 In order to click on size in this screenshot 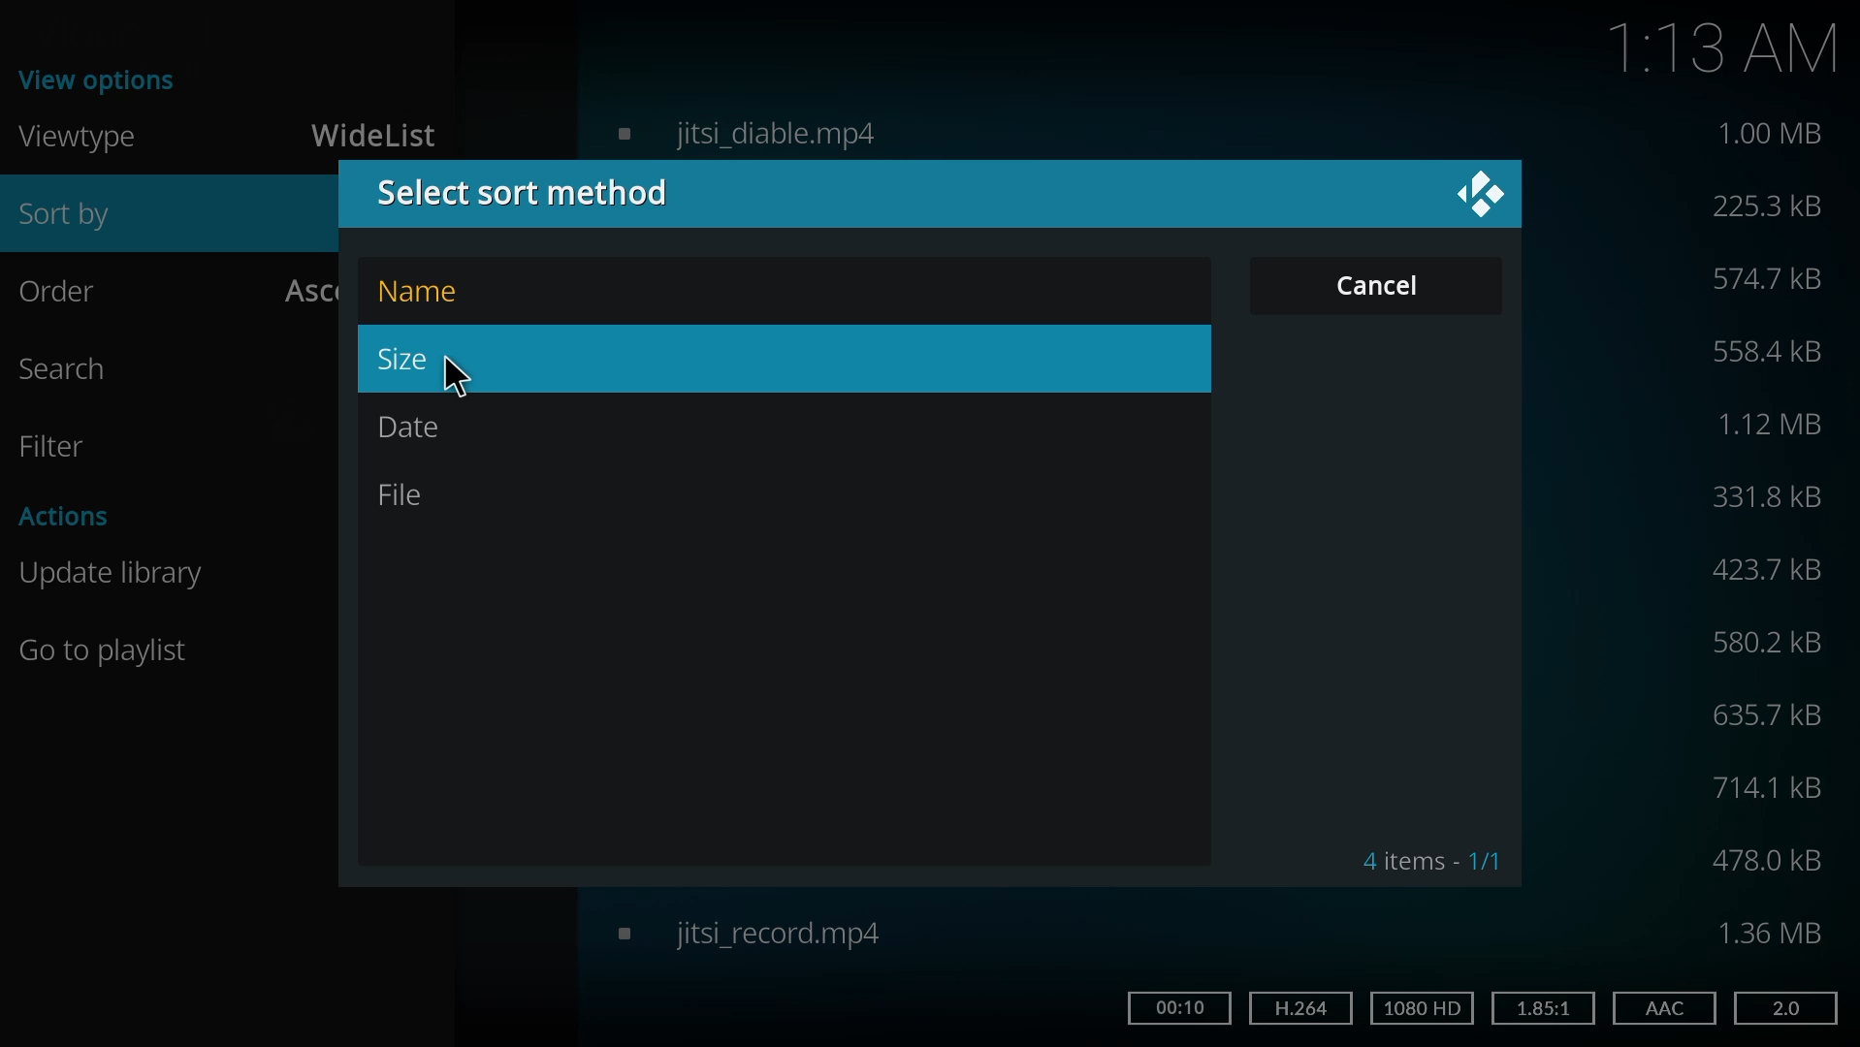, I will do `click(1753, 865)`.